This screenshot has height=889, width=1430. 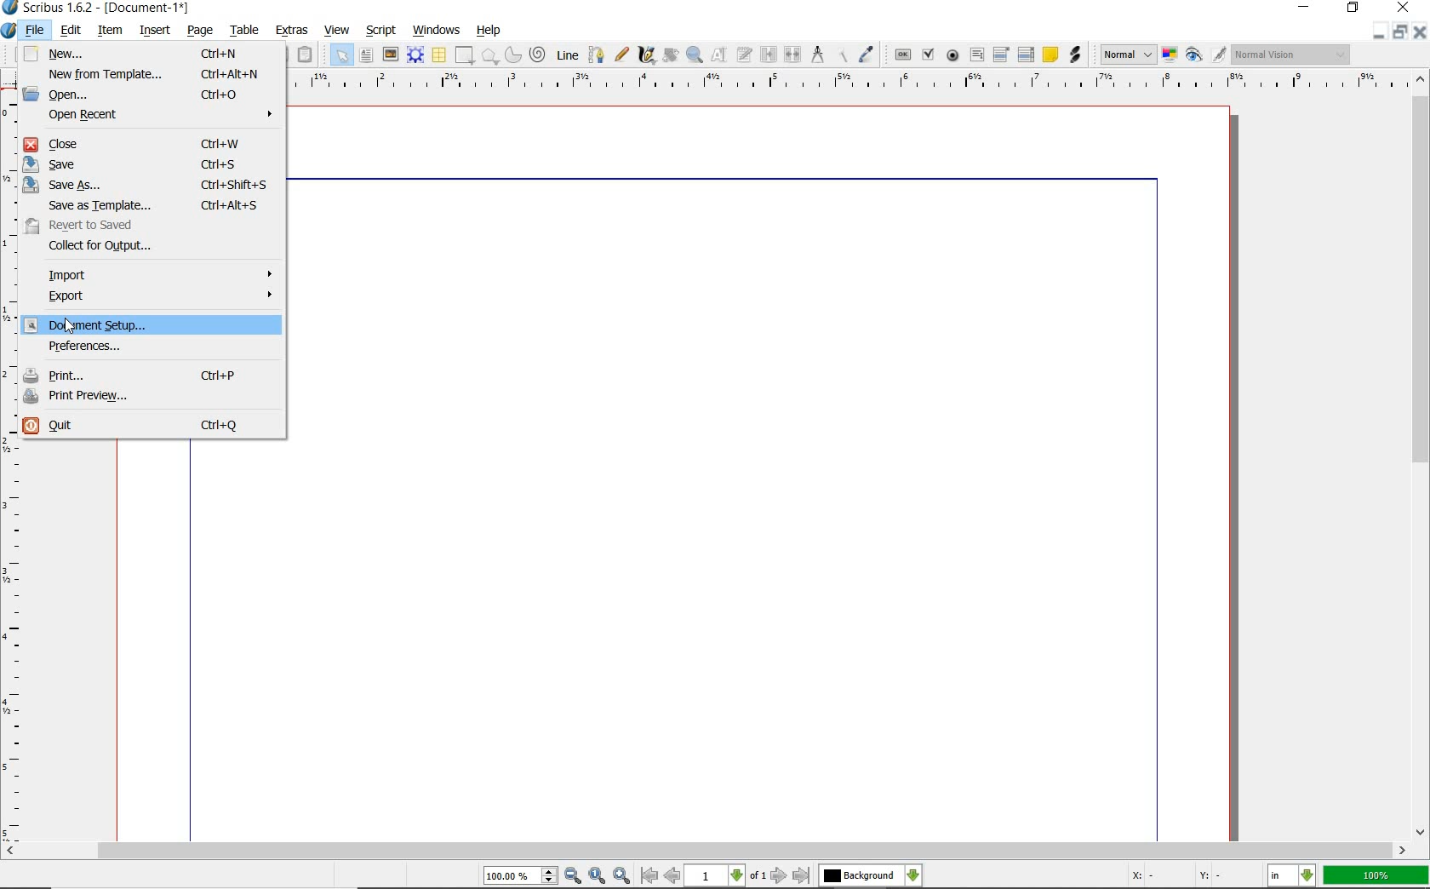 What do you see at coordinates (140, 226) in the screenshot?
I see `REVERT TO SAVED` at bounding box center [140, 226].